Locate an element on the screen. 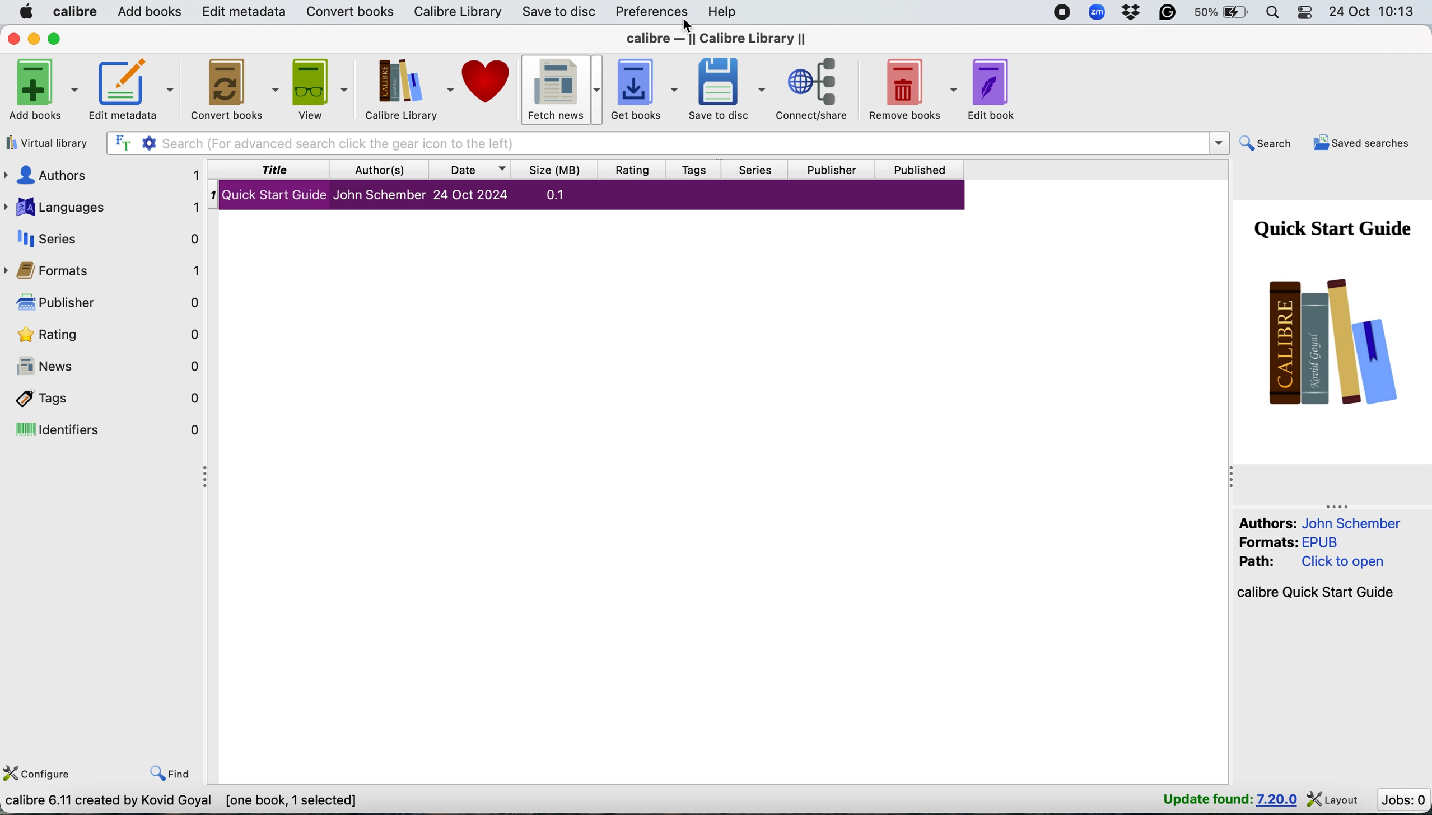  save to disc is located at coordinates (557, 12).